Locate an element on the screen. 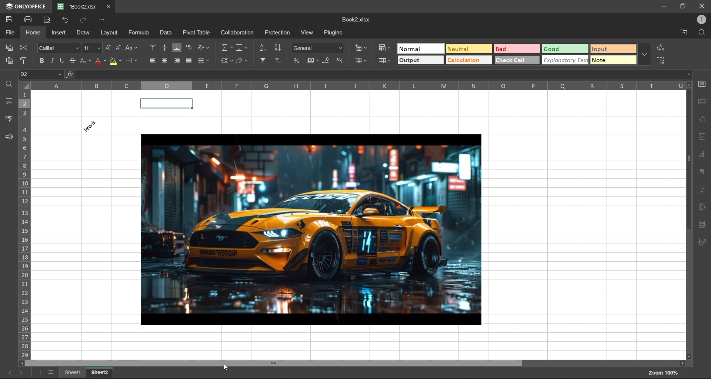 The width and height of the screenshot is (711, 379). format as table is located at coordinates (384, 61).